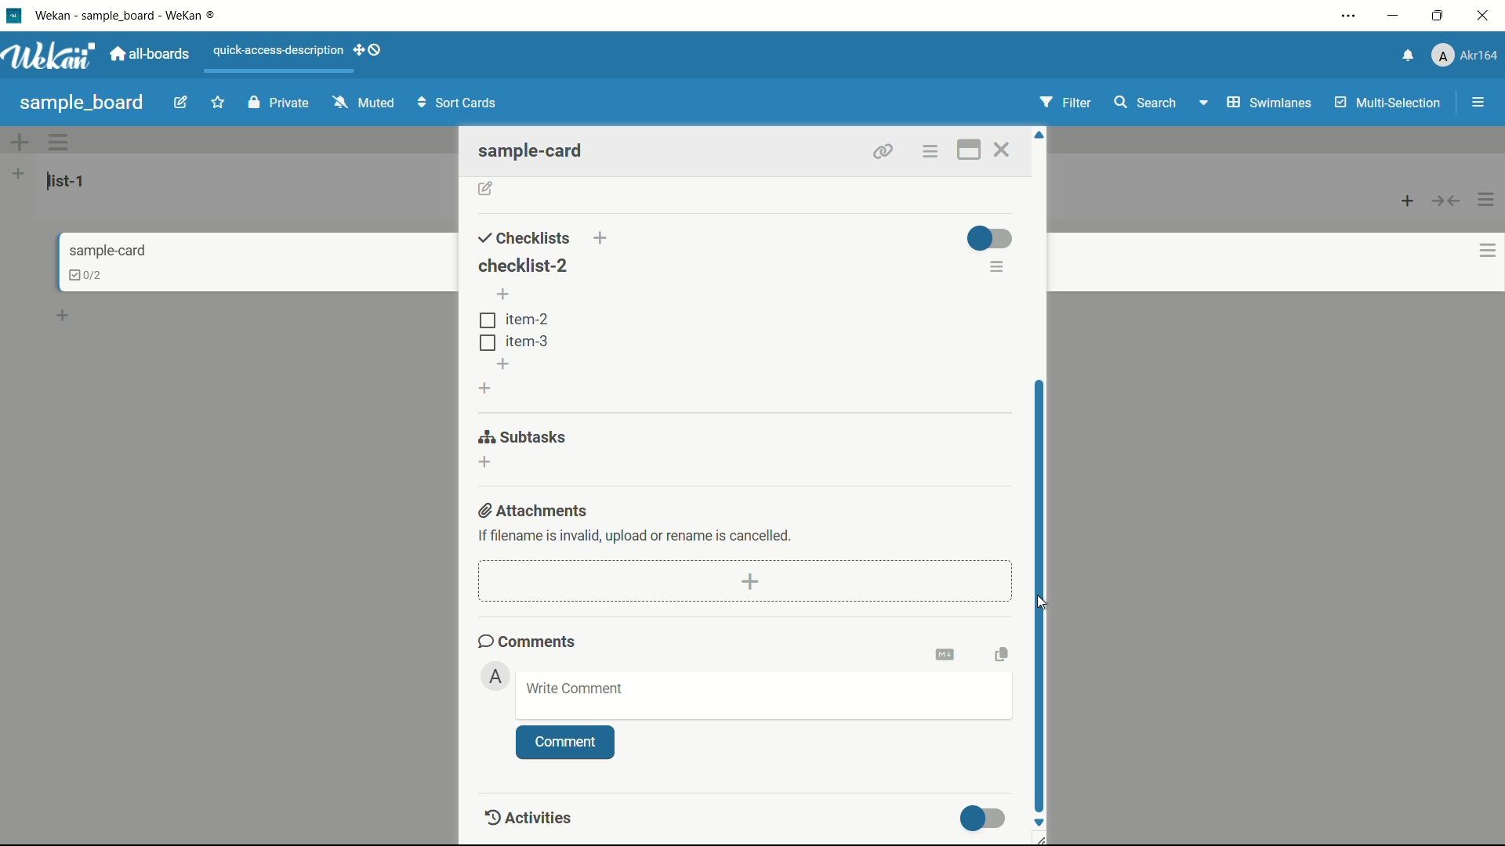 The width and height of the screenshot is (1505, 846). Describe the element at coordinates (524, 437) in the screenshot. I see `subtasks` at that location.